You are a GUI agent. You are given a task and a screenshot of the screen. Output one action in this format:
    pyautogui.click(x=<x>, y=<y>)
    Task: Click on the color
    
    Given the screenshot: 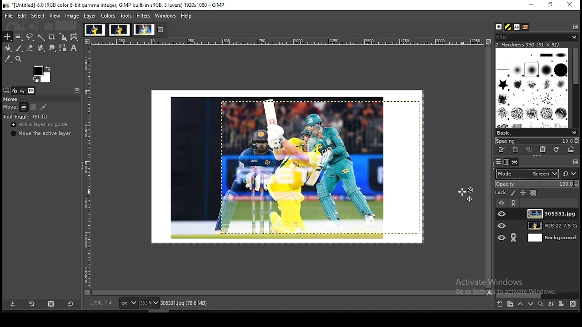 What is the action you would take?
    pyautogui.click(x=41, y=74)
    